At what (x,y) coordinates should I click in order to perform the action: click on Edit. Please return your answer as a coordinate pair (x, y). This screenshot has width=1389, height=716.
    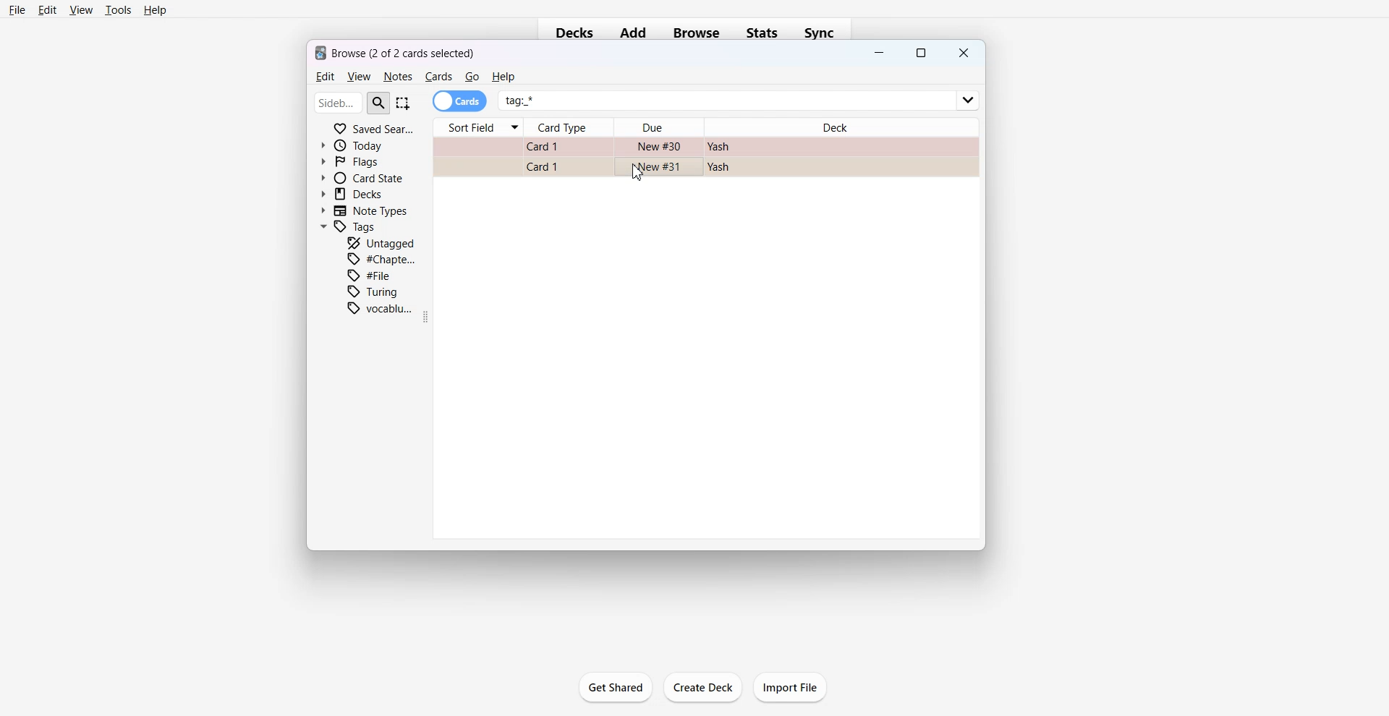
    Looking at the image, I should click on (323, 77).